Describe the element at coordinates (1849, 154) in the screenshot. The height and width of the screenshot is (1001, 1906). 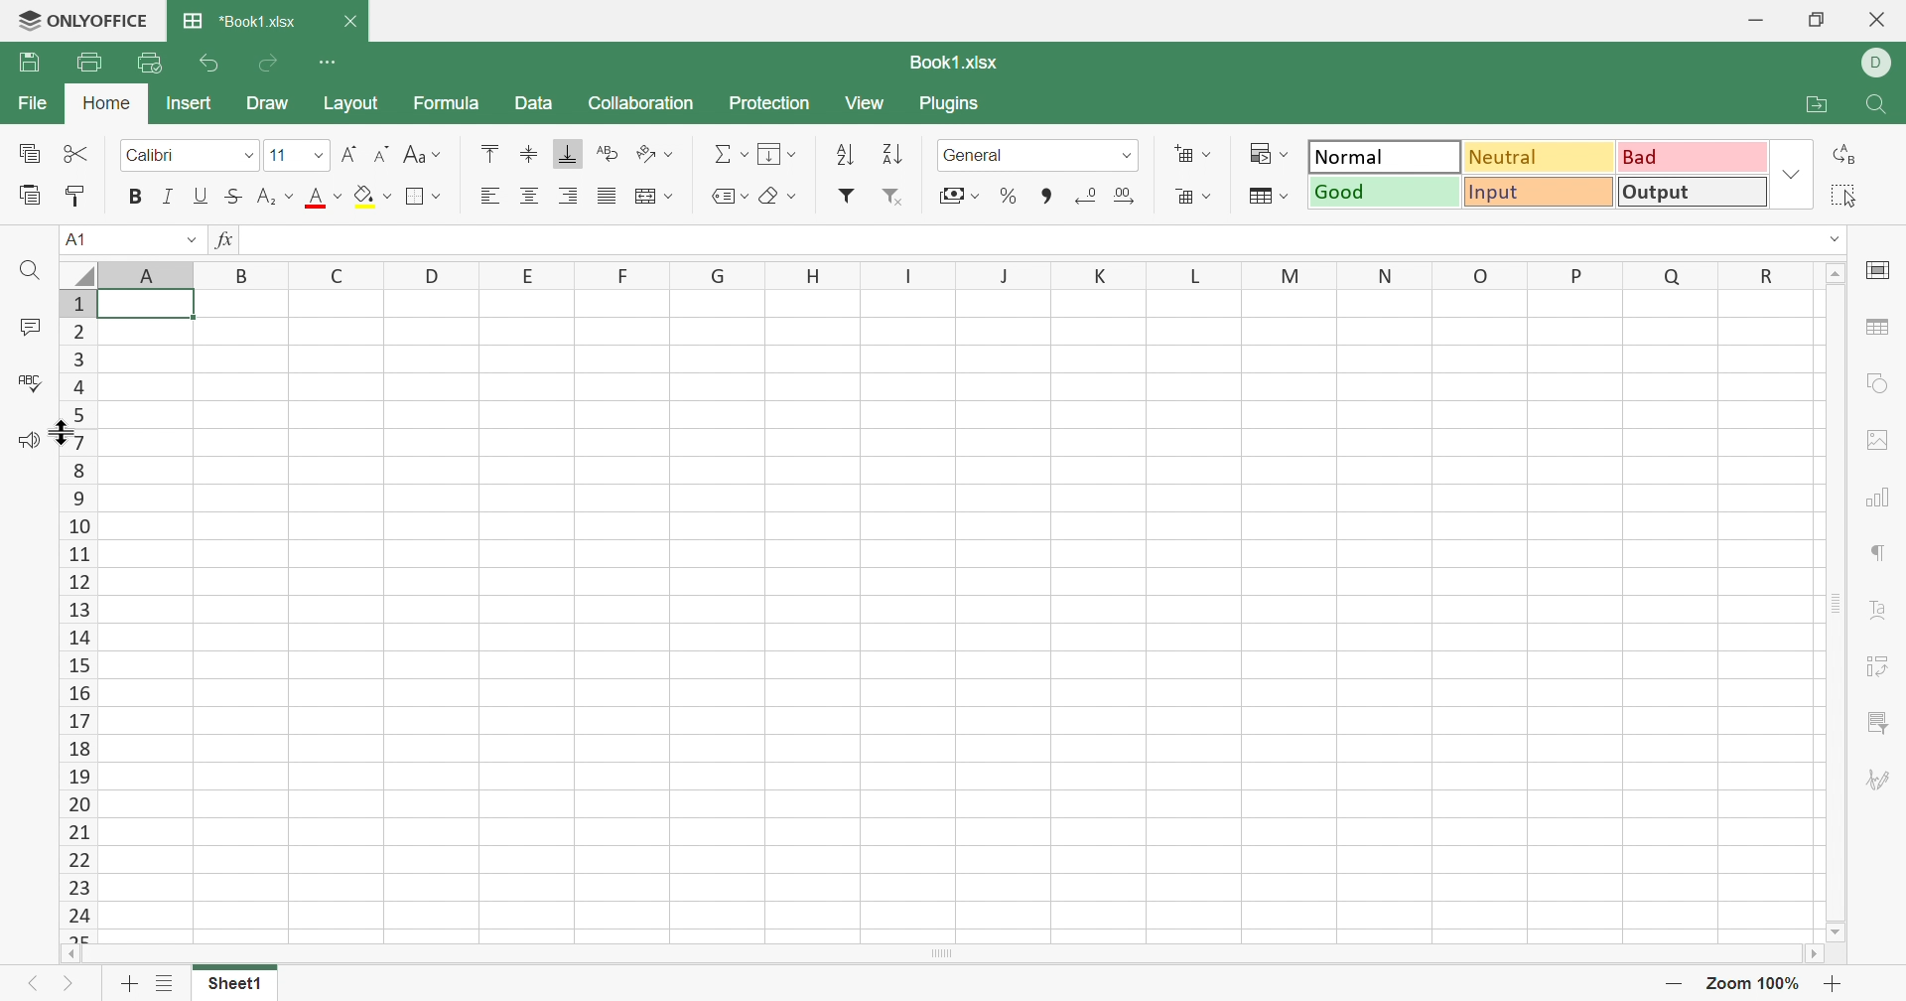
I see `Replace` at that location.